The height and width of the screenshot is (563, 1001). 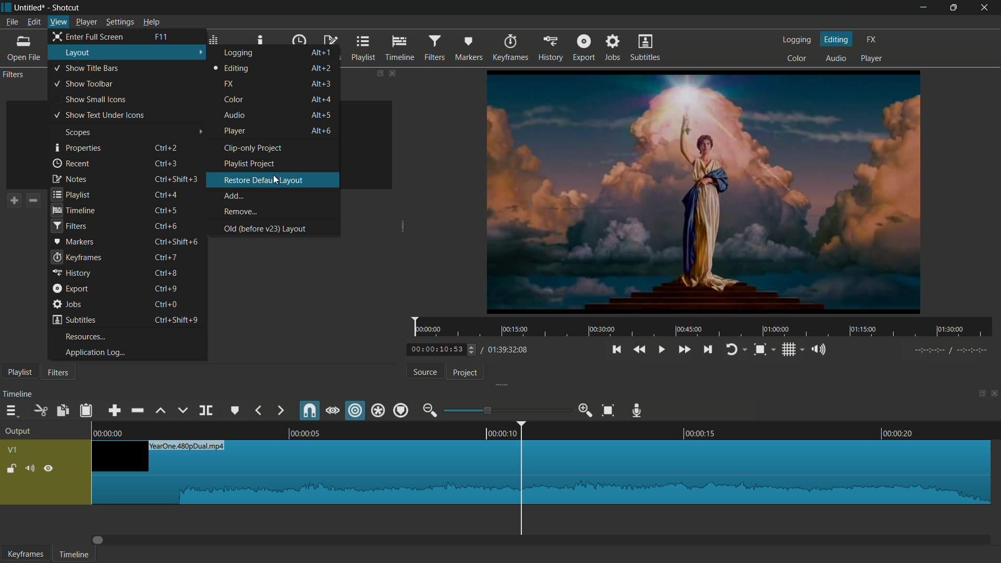 I want to click on video in timeline, so click(x=541, y=472).